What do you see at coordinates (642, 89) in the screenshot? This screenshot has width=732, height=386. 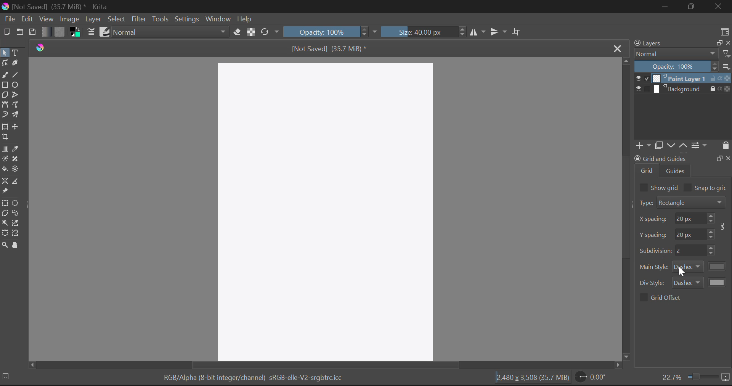 I see `show/hide` at bounding box center [642, 89].